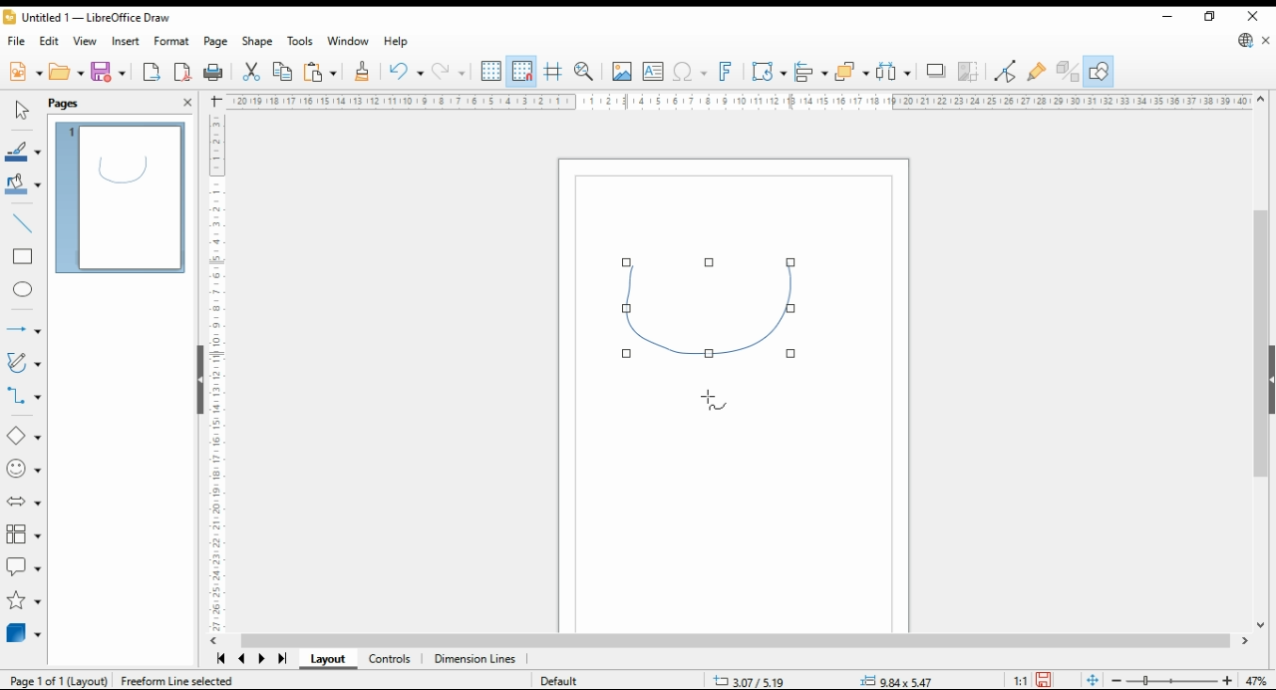 Image resolution: width=1276 pixels, height=690 pixels. What do you see at coordinates (851, 71) in the screenshot?
I see `arrange` at bounding box center [851, 71].